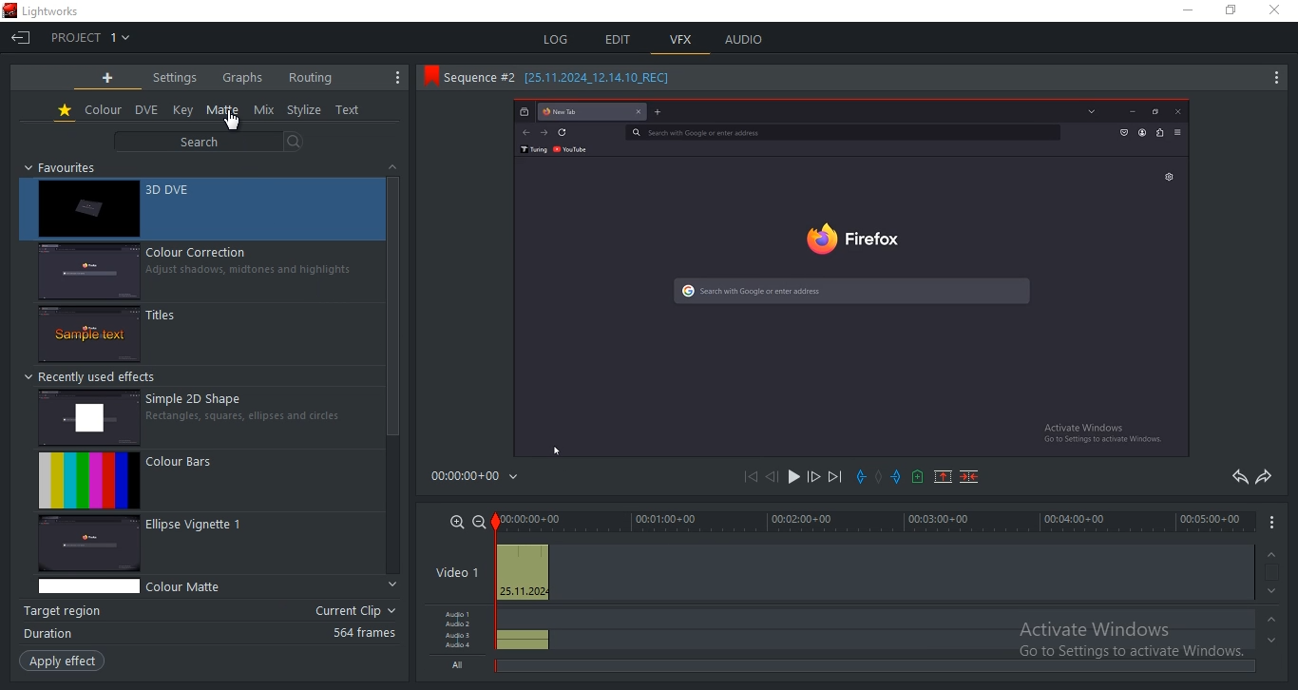  What do you see at coordinates (1276, 522) in the screenshot?
I see `options` at bounding box center [1276, 522].